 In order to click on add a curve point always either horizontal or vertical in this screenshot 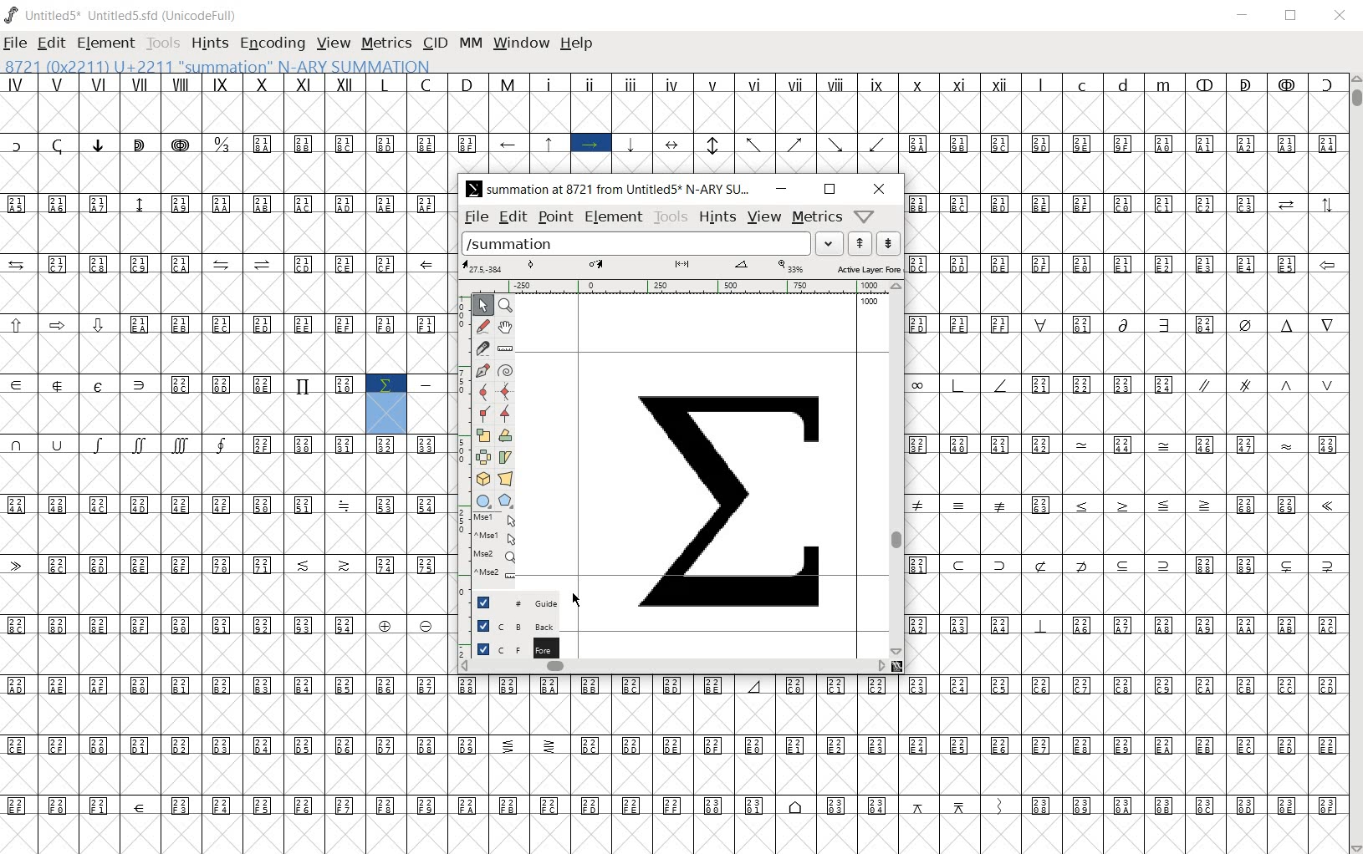, I will do `click(482, 391)`.